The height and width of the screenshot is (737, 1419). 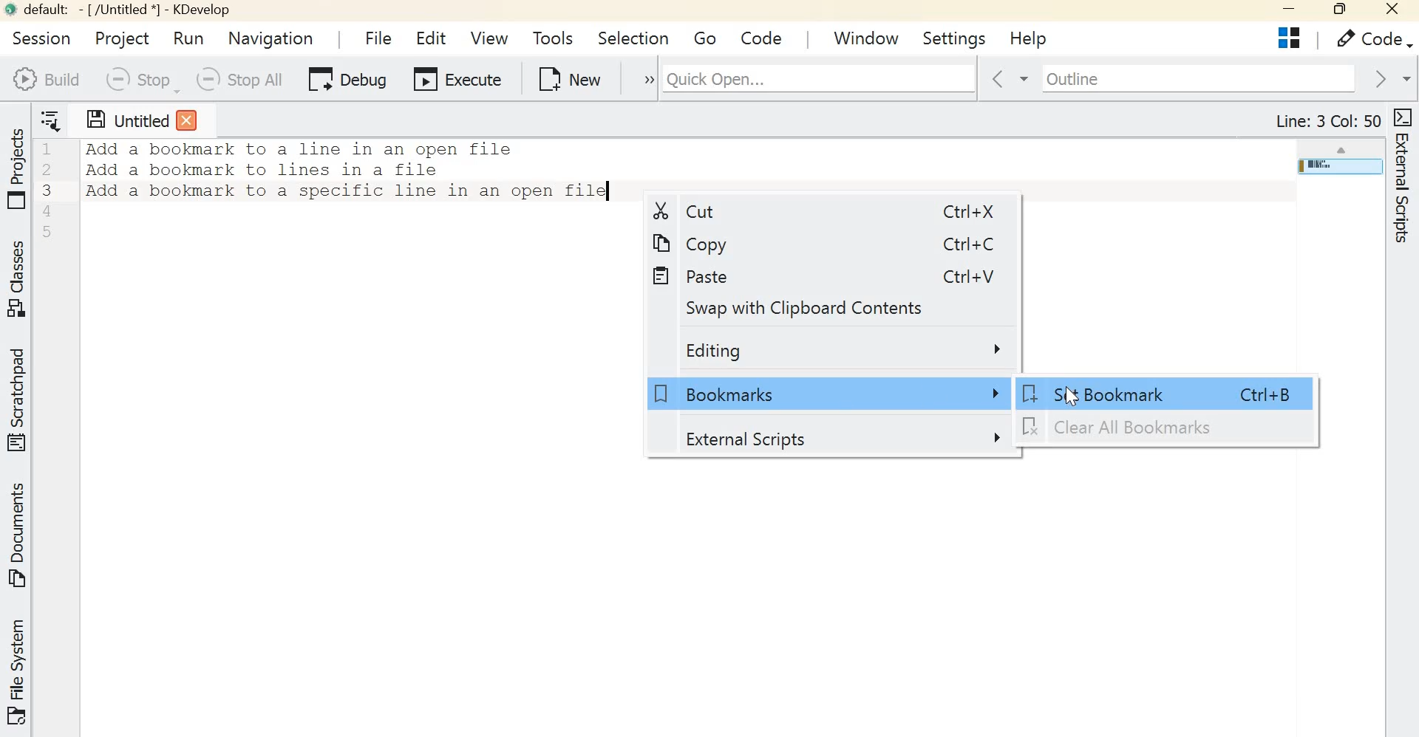 What do you see at coordinates (455, 76) in the screenshot?
I see `Execute` at bounding box center [455, 76].